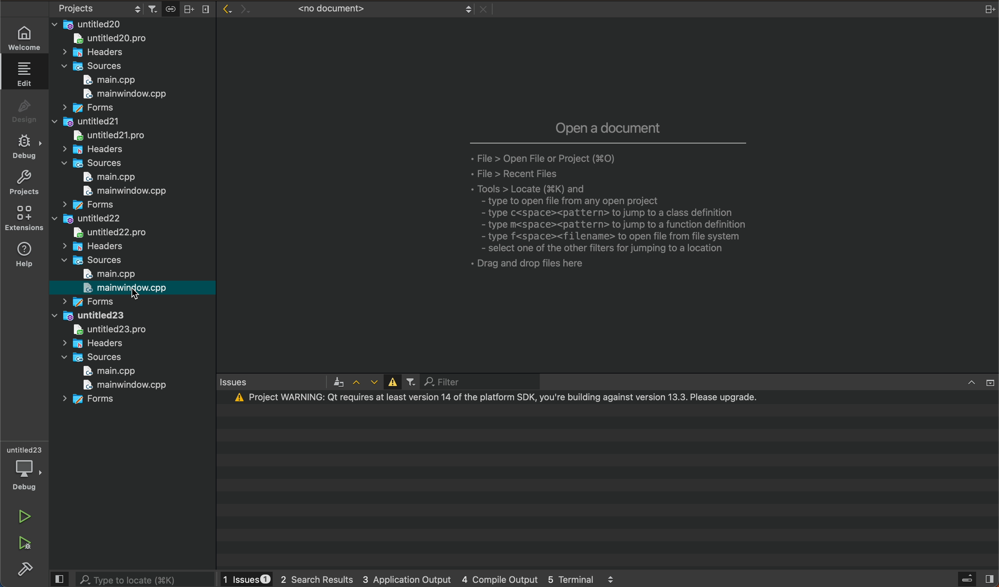 Image resolution: width=999 pixels, height=587 pixels. What do you see at coordinates (89, 220) in the screenshot?
I see `untitled22` at bounding box center [89, 220].